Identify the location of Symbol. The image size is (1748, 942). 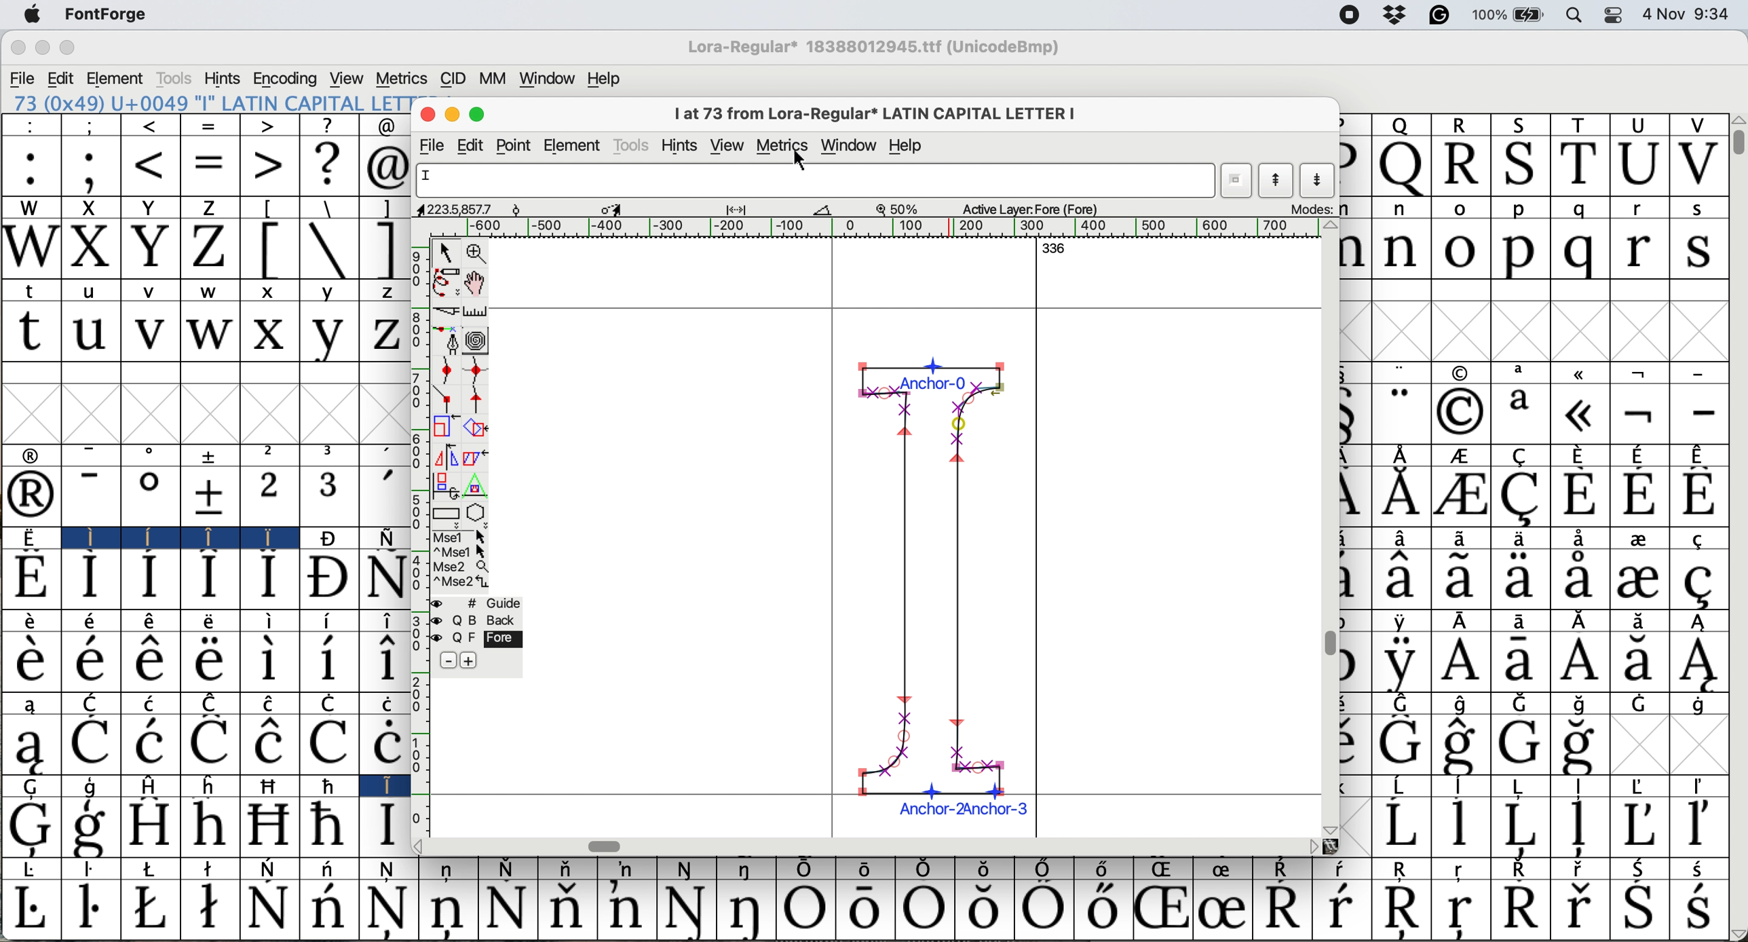
(1700, 662).